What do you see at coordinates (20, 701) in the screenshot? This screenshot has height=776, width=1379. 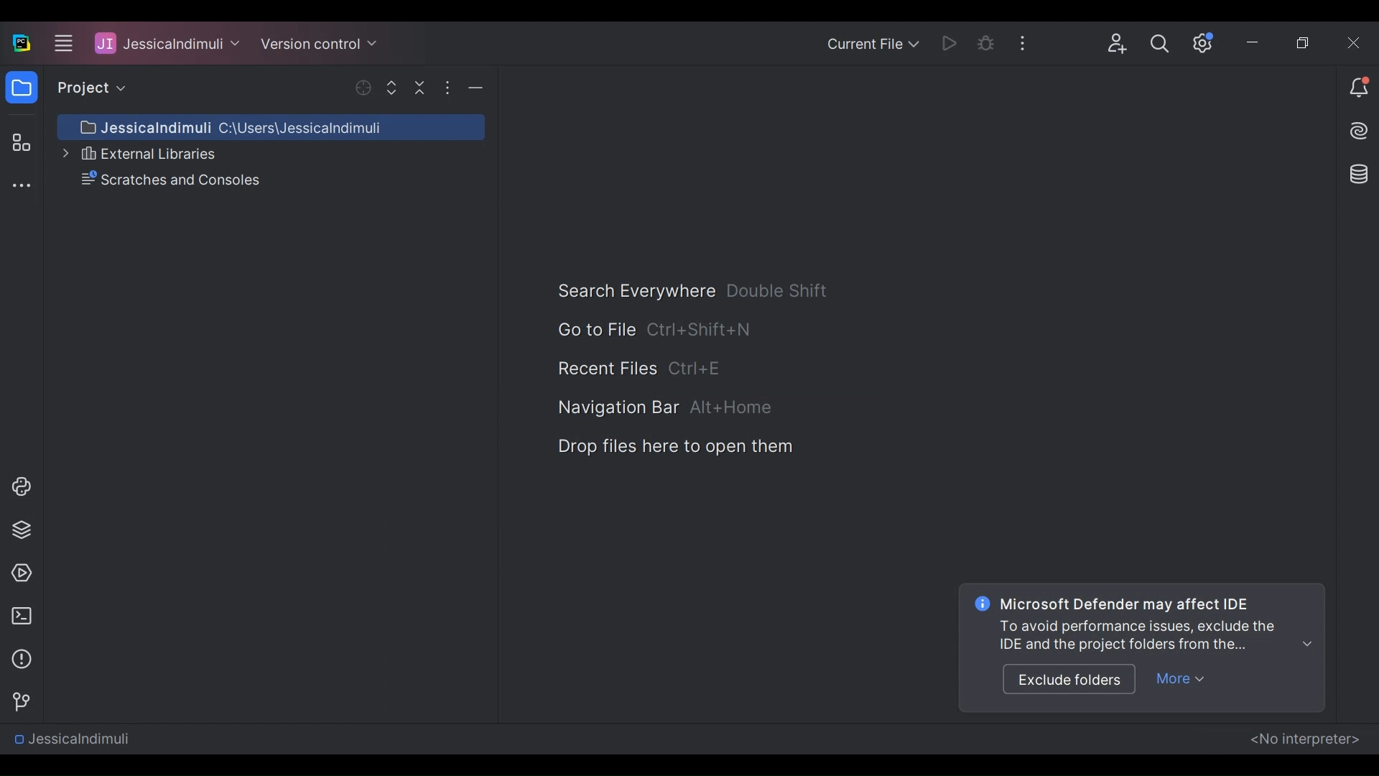 I see `Version Control` at bounding box center [20, 701].